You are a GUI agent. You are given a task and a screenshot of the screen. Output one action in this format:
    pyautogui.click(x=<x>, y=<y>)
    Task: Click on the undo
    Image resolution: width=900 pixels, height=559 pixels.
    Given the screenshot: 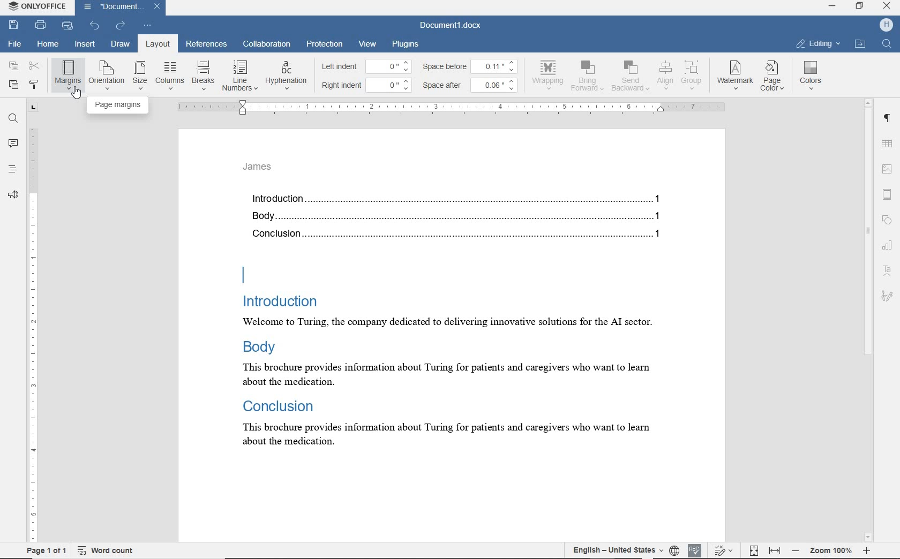 What is the action you would take?
    pyautogui.click(x=94, y=26)
    